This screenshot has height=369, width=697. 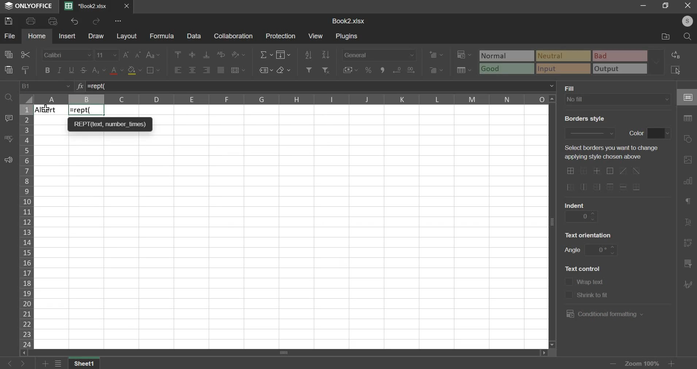 I want to click on insert, so click(x=67, y=36).